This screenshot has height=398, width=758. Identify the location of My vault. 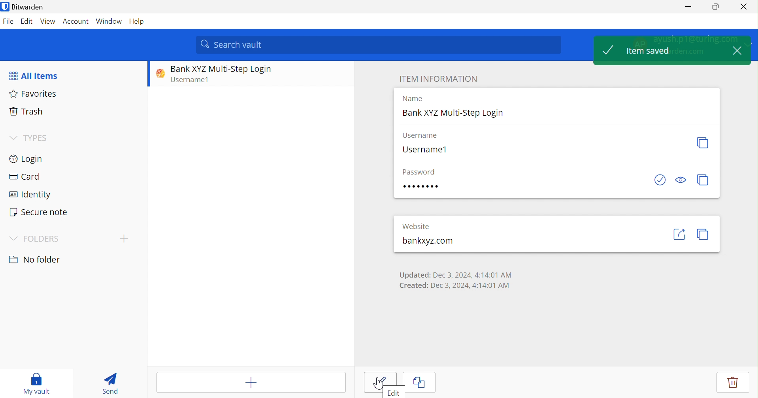
(36, 383).